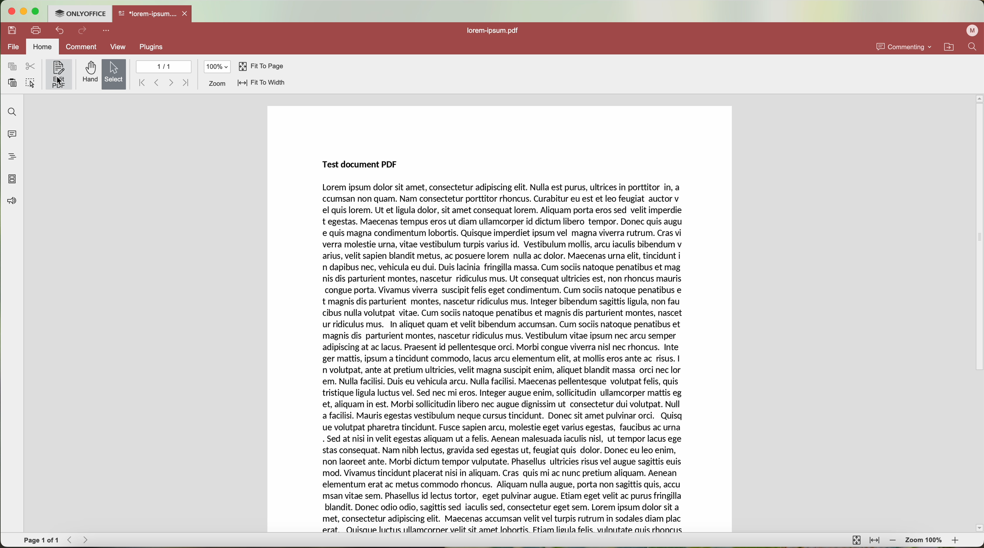 The image size is (984, 548). Describe the element at coordinates (164, 67) in the screenshot. I see `1/1` at that location.